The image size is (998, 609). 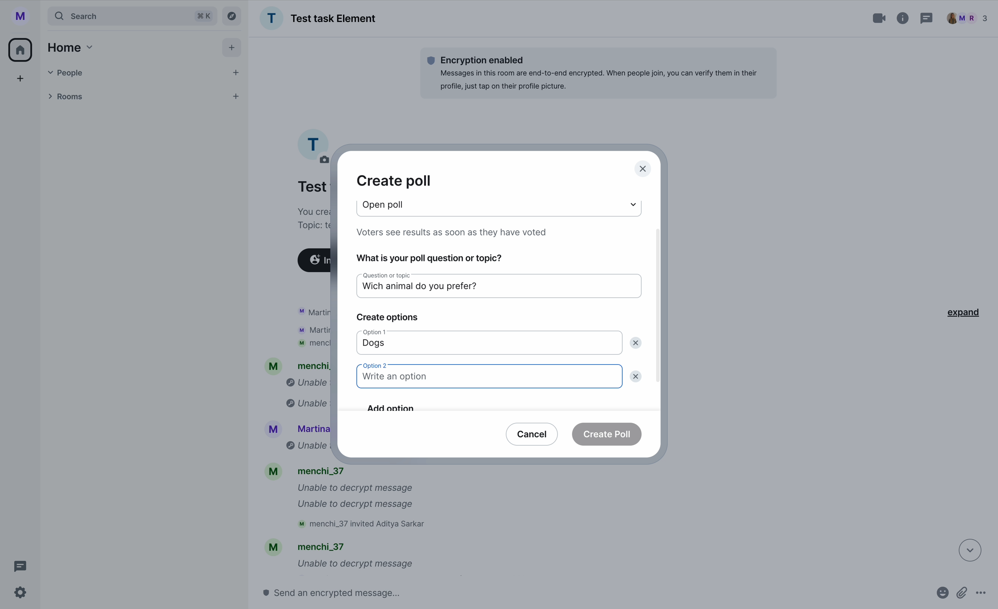 I want to click on dogs, so click(x=376, y=345).